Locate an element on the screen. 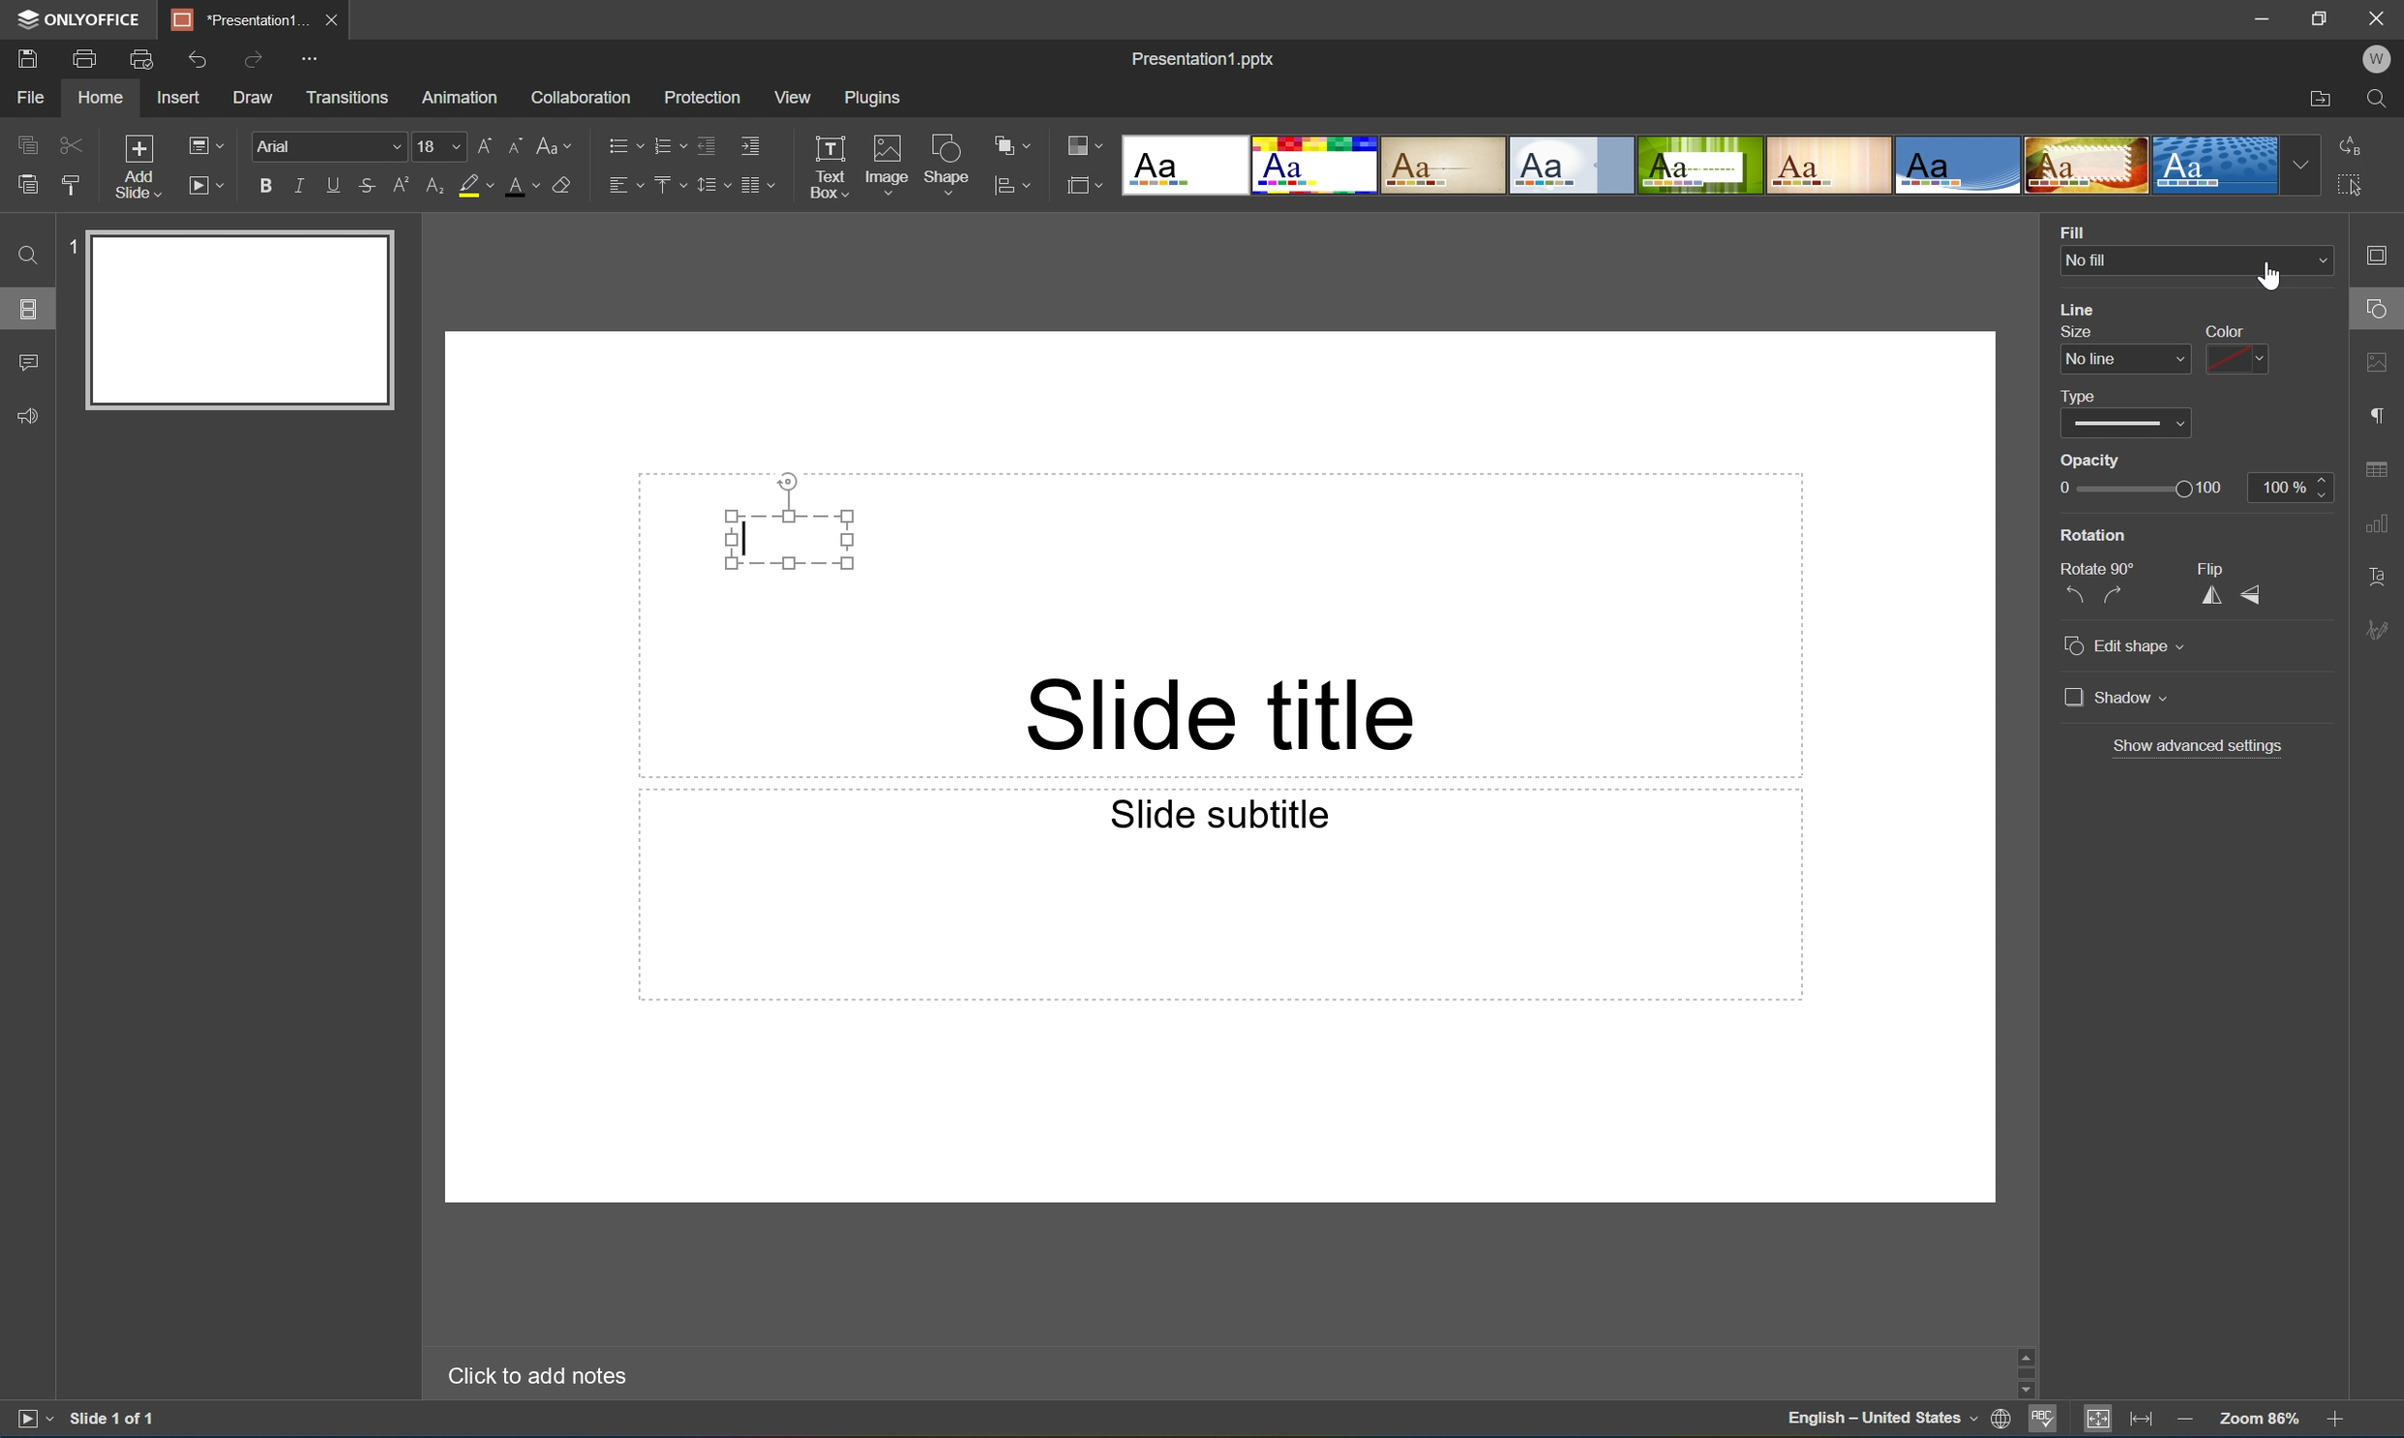 This screenshot has height=1438, width=2404. Minimize is located at coordinates (2269, 18).